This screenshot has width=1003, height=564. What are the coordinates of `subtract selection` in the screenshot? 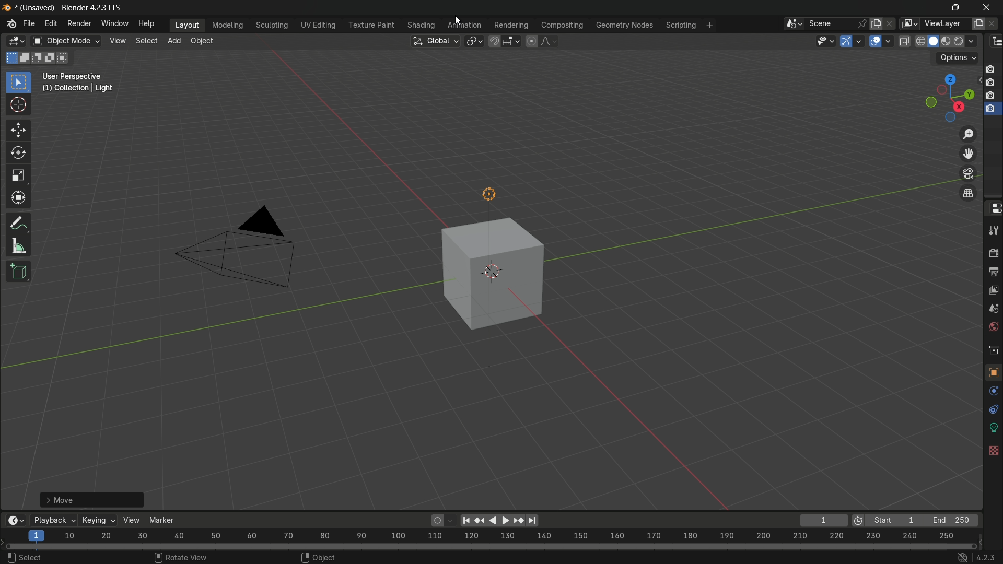 It's located at (40, 58).